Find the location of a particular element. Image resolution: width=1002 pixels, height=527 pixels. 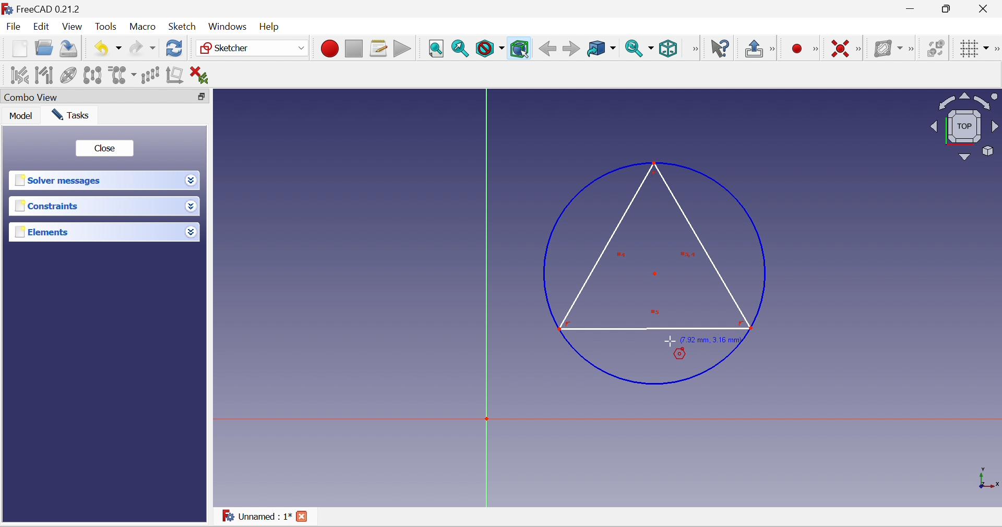

Elements is located at coordinates (96, 232).